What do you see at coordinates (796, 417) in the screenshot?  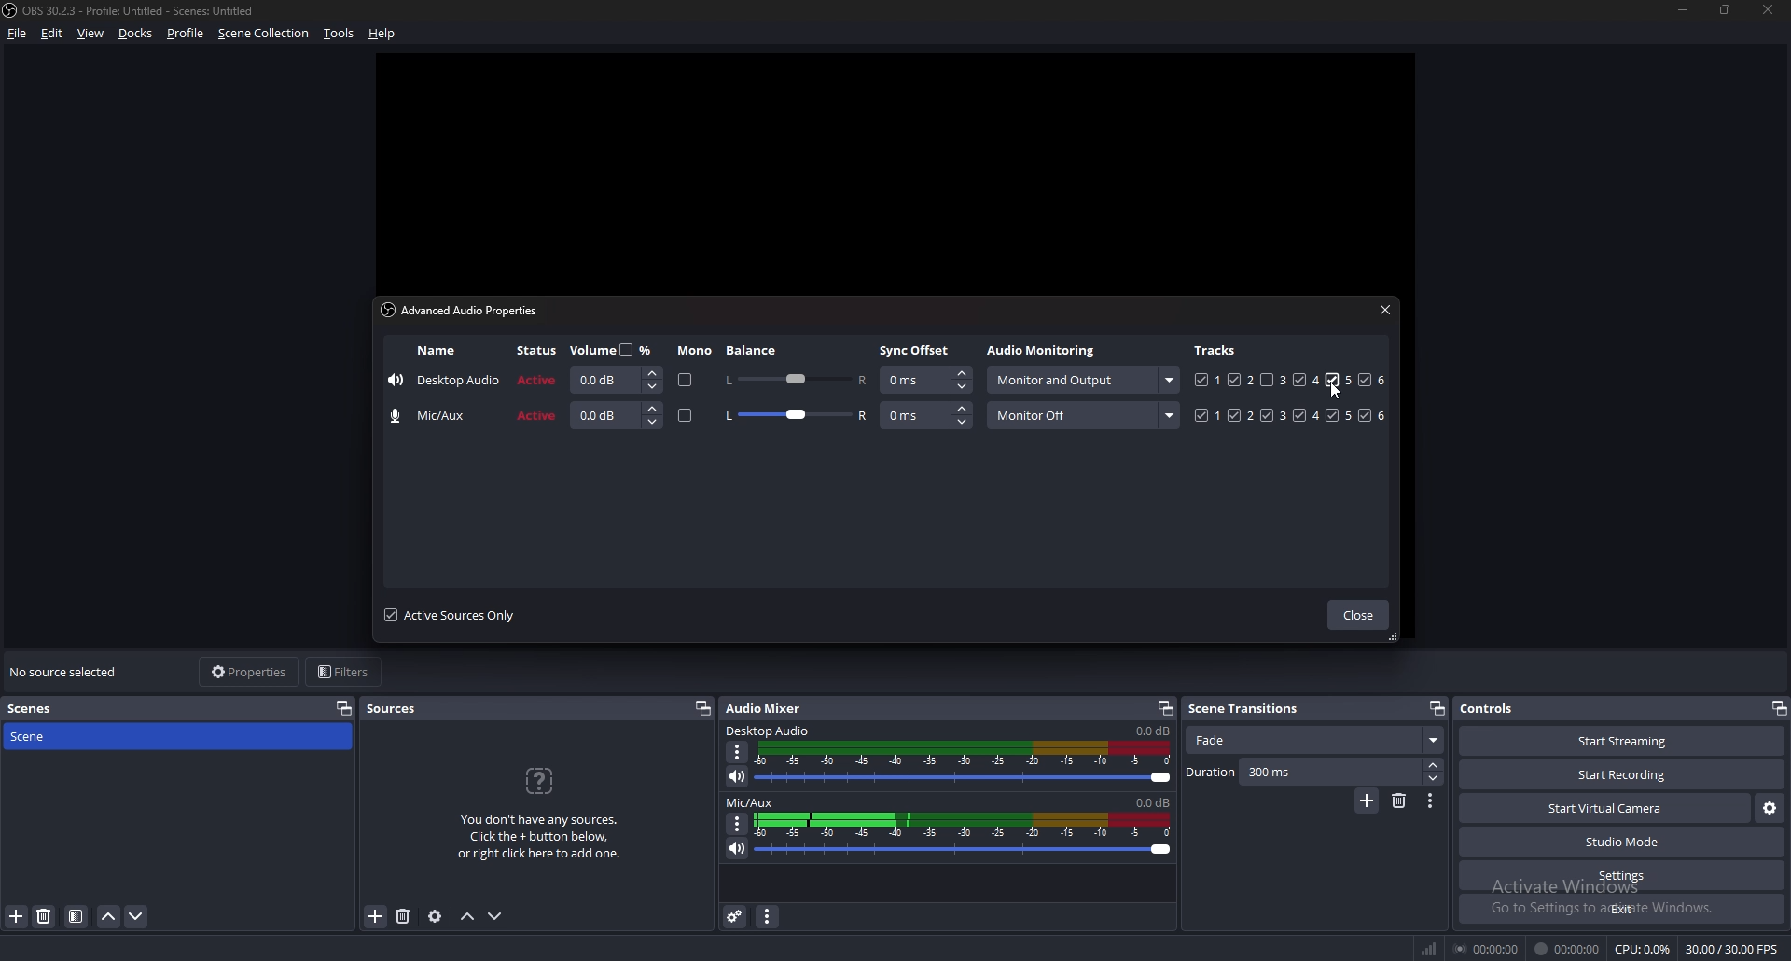 I see `balance adjust` at bounding box center [796, 417].